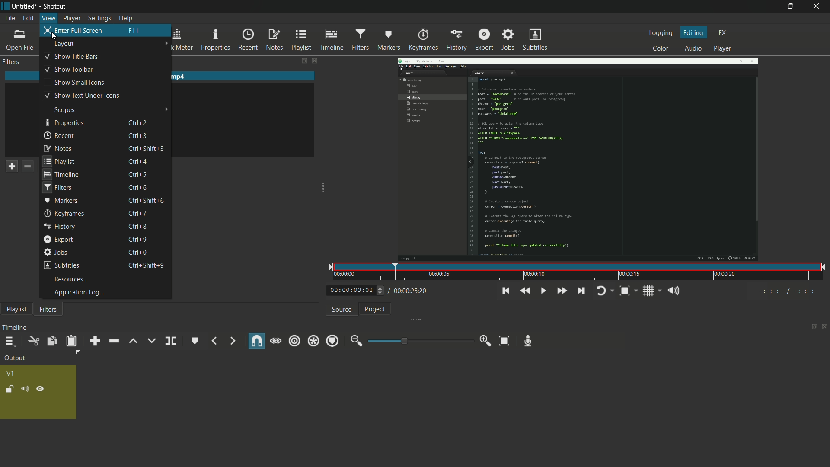 The image size is (830, 467). Describe the element at coordinates (409, 291) in the screenshot. I see `total time` at that location.